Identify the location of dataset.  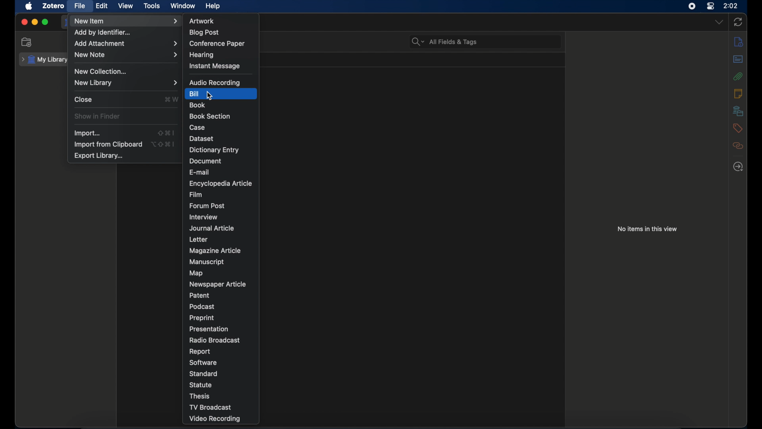
(202, 139).